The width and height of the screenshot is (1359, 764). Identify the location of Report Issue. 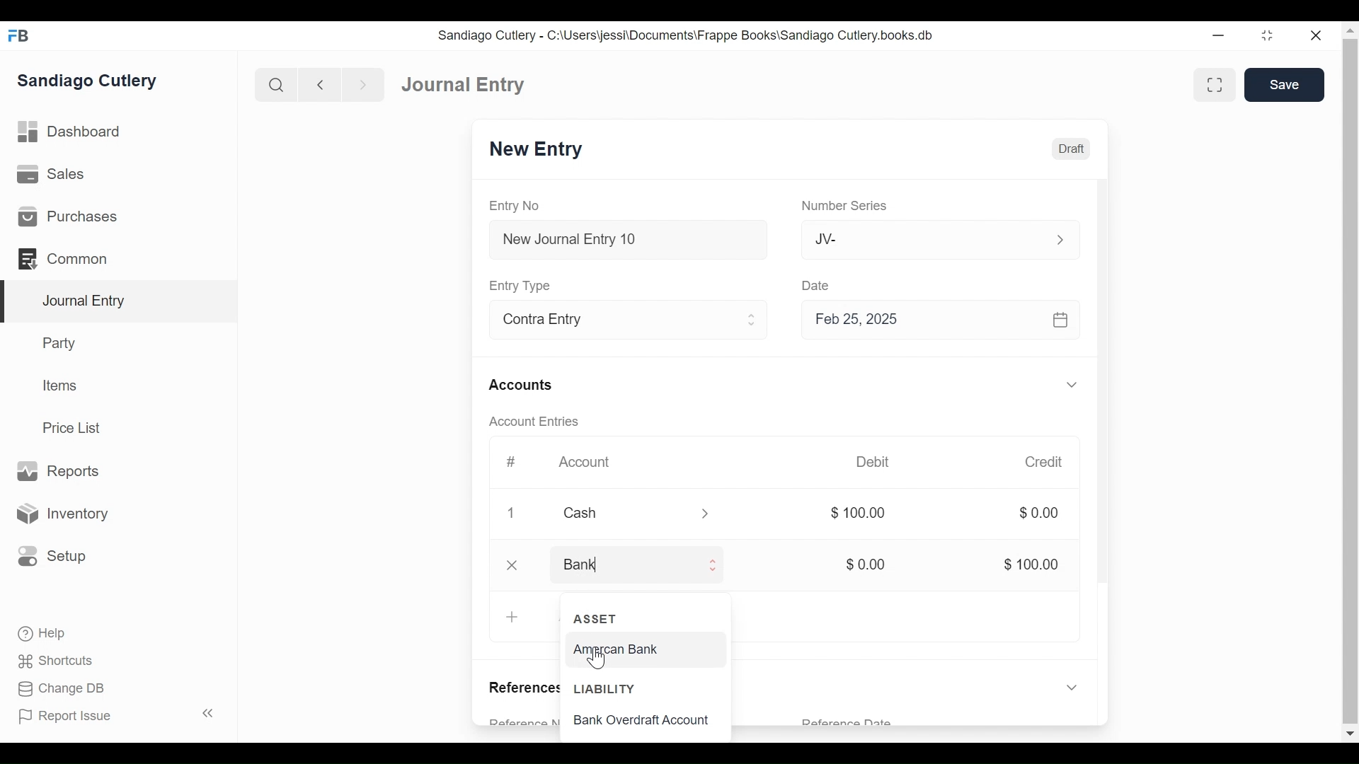
(116, 716).